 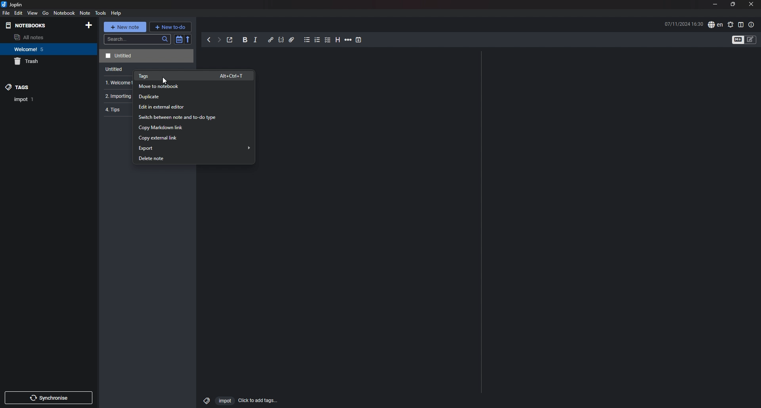 I want to click on edit, so click(x=18, y=13).